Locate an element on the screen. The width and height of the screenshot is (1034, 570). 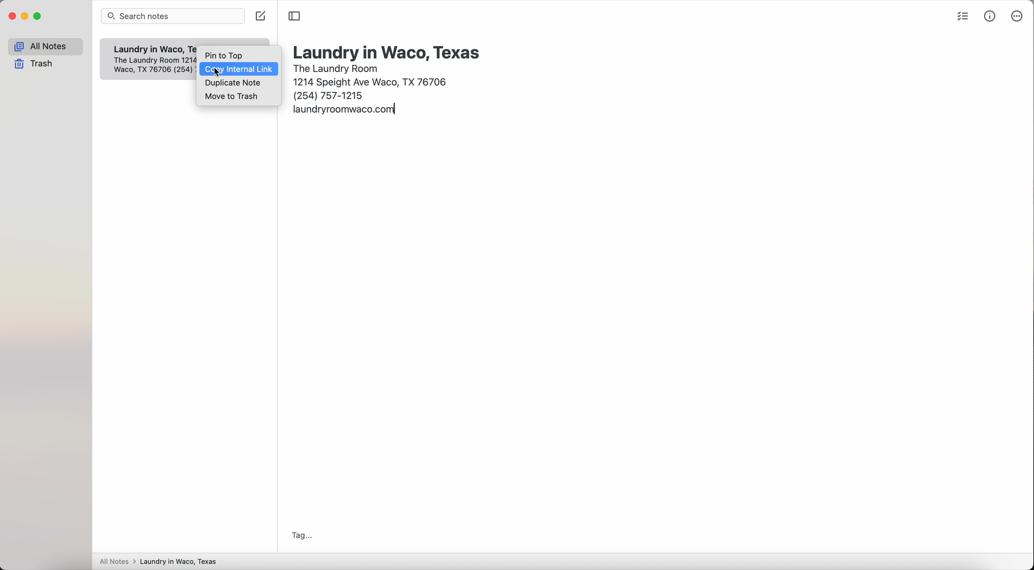
close app is located at coordinates (12, 16).